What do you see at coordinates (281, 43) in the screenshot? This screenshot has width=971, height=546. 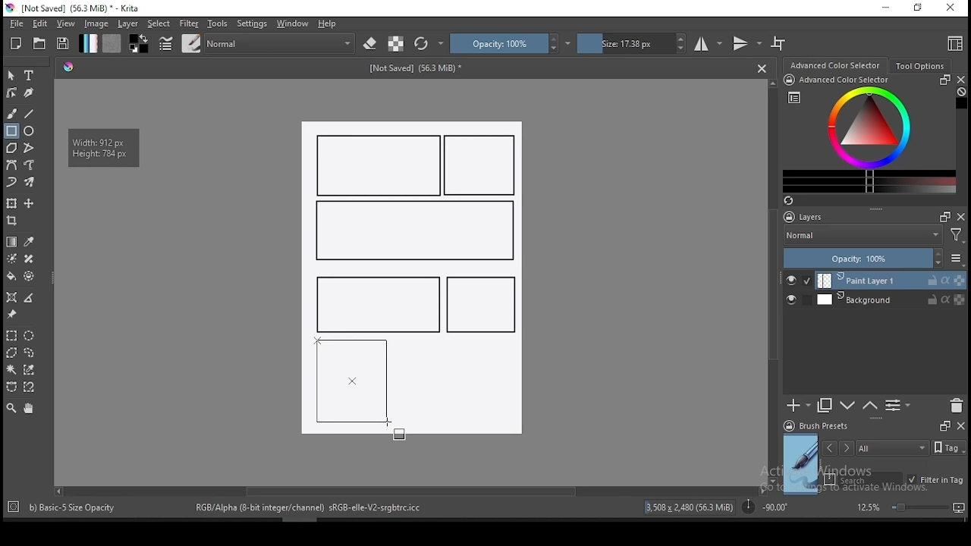 I see `blending mode` at bounding box center [281, 43].